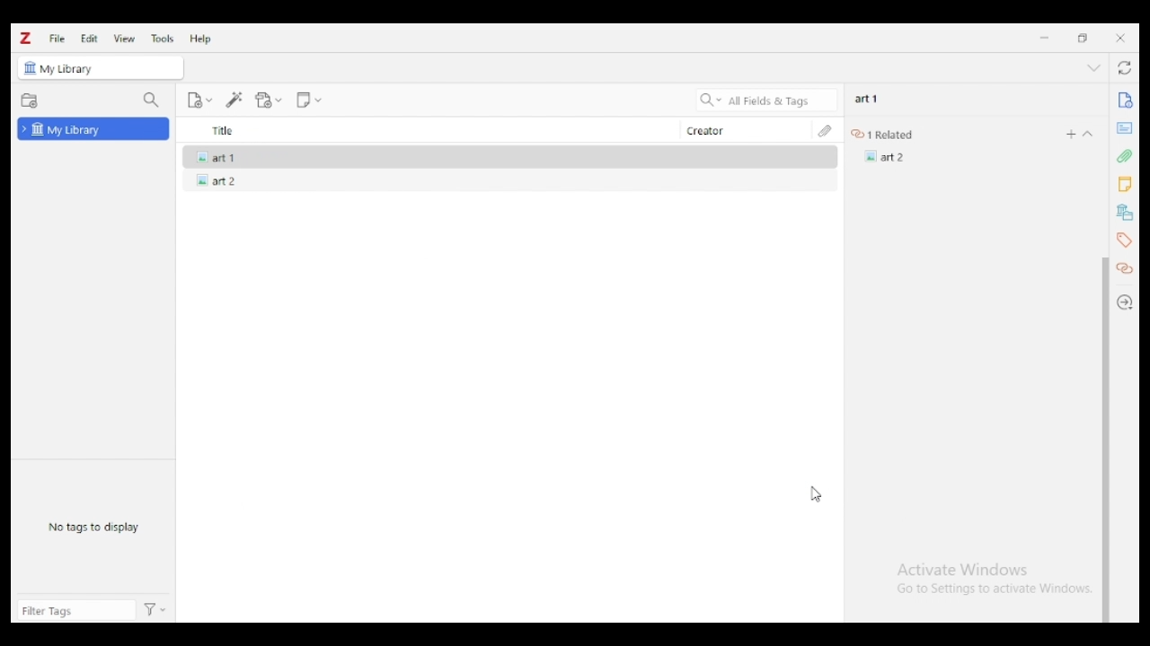 This screenshot has height=646, width=1150. I want to click on view, so click(125, 39).